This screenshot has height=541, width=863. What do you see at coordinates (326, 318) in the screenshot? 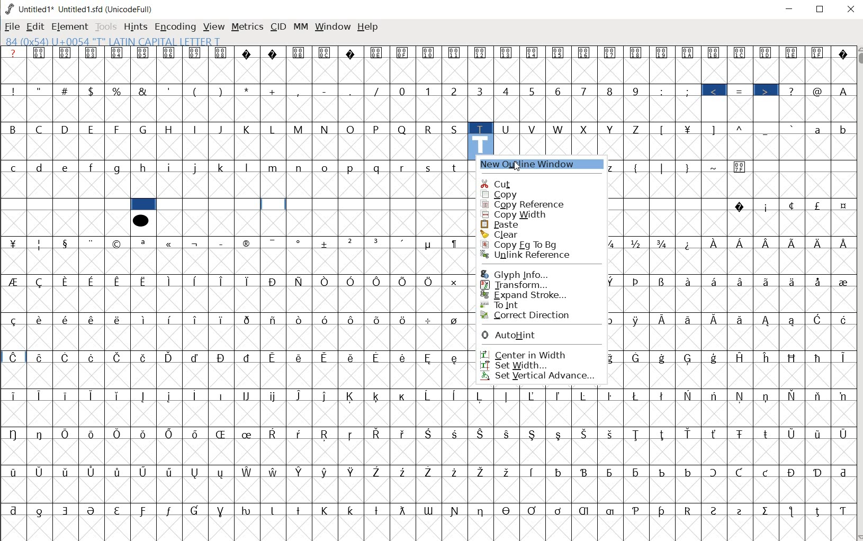
I see `Symbol` at bounding box center [326, 318].